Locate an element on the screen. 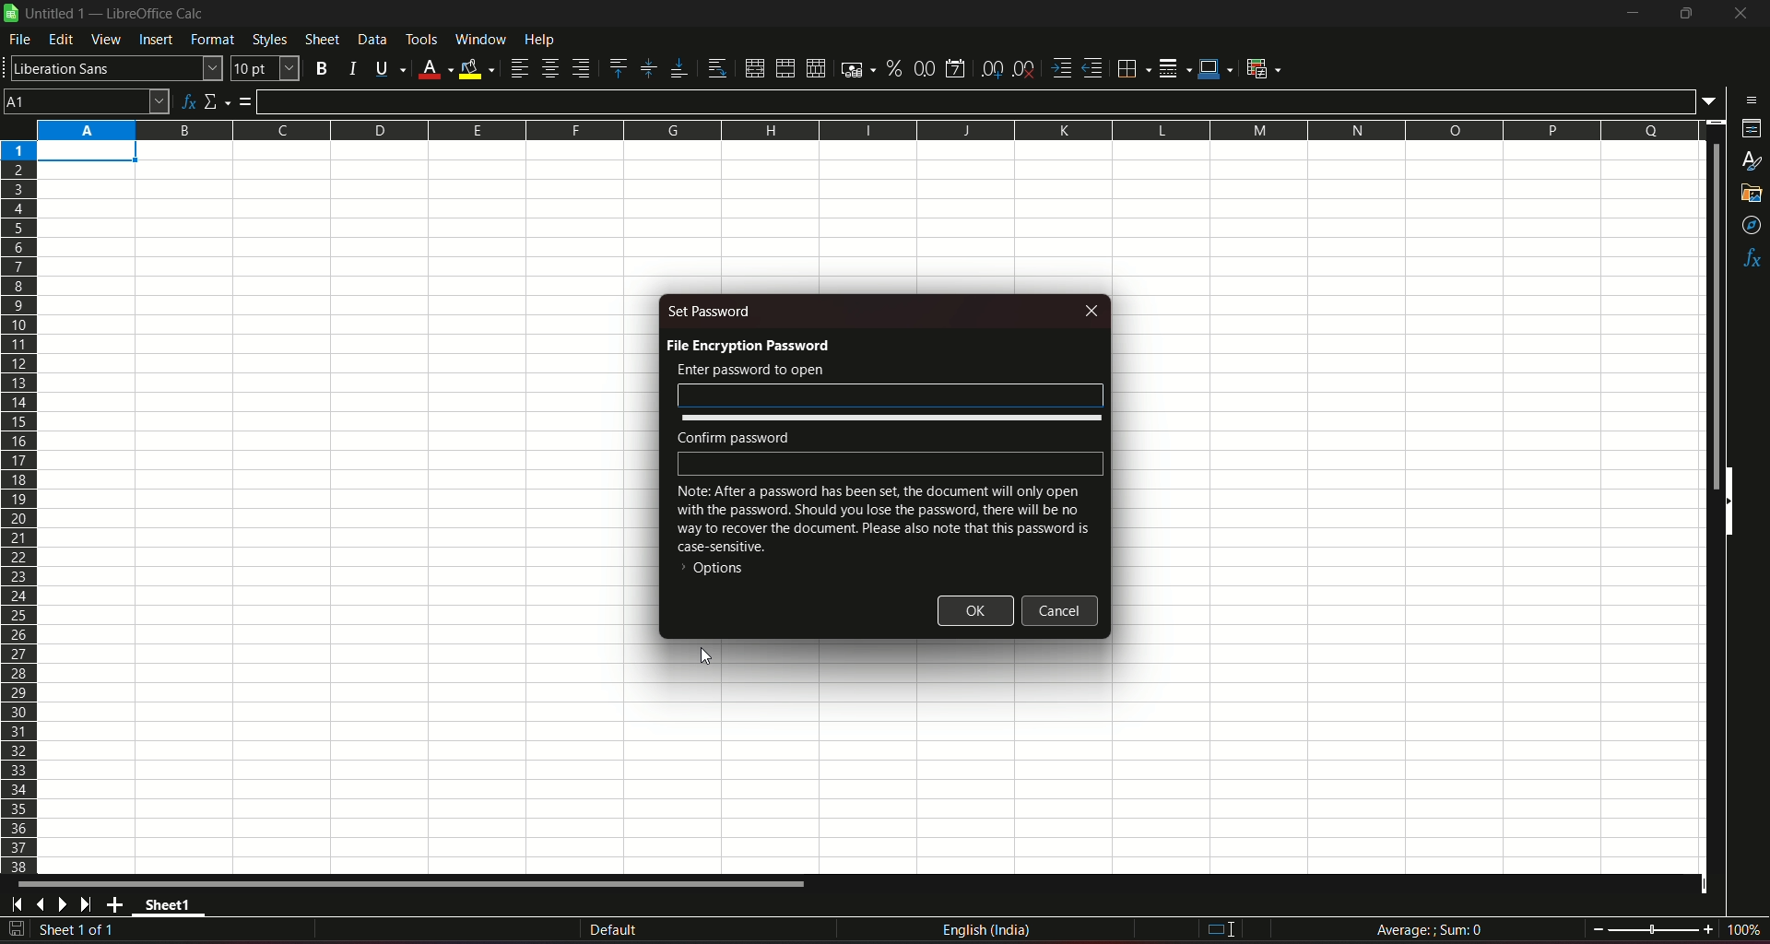  align top is located at coordinates (618, 67).